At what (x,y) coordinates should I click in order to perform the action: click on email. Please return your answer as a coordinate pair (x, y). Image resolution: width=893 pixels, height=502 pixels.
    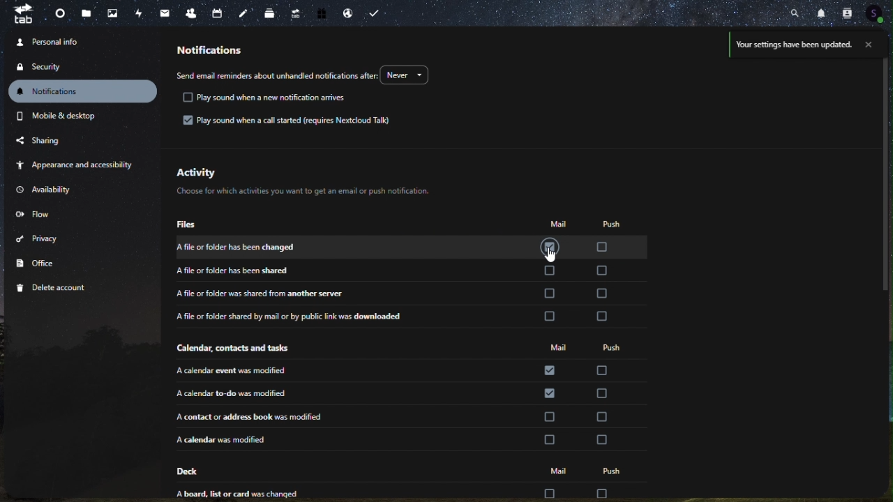
    Looking at the image, I should click on (163, 12).